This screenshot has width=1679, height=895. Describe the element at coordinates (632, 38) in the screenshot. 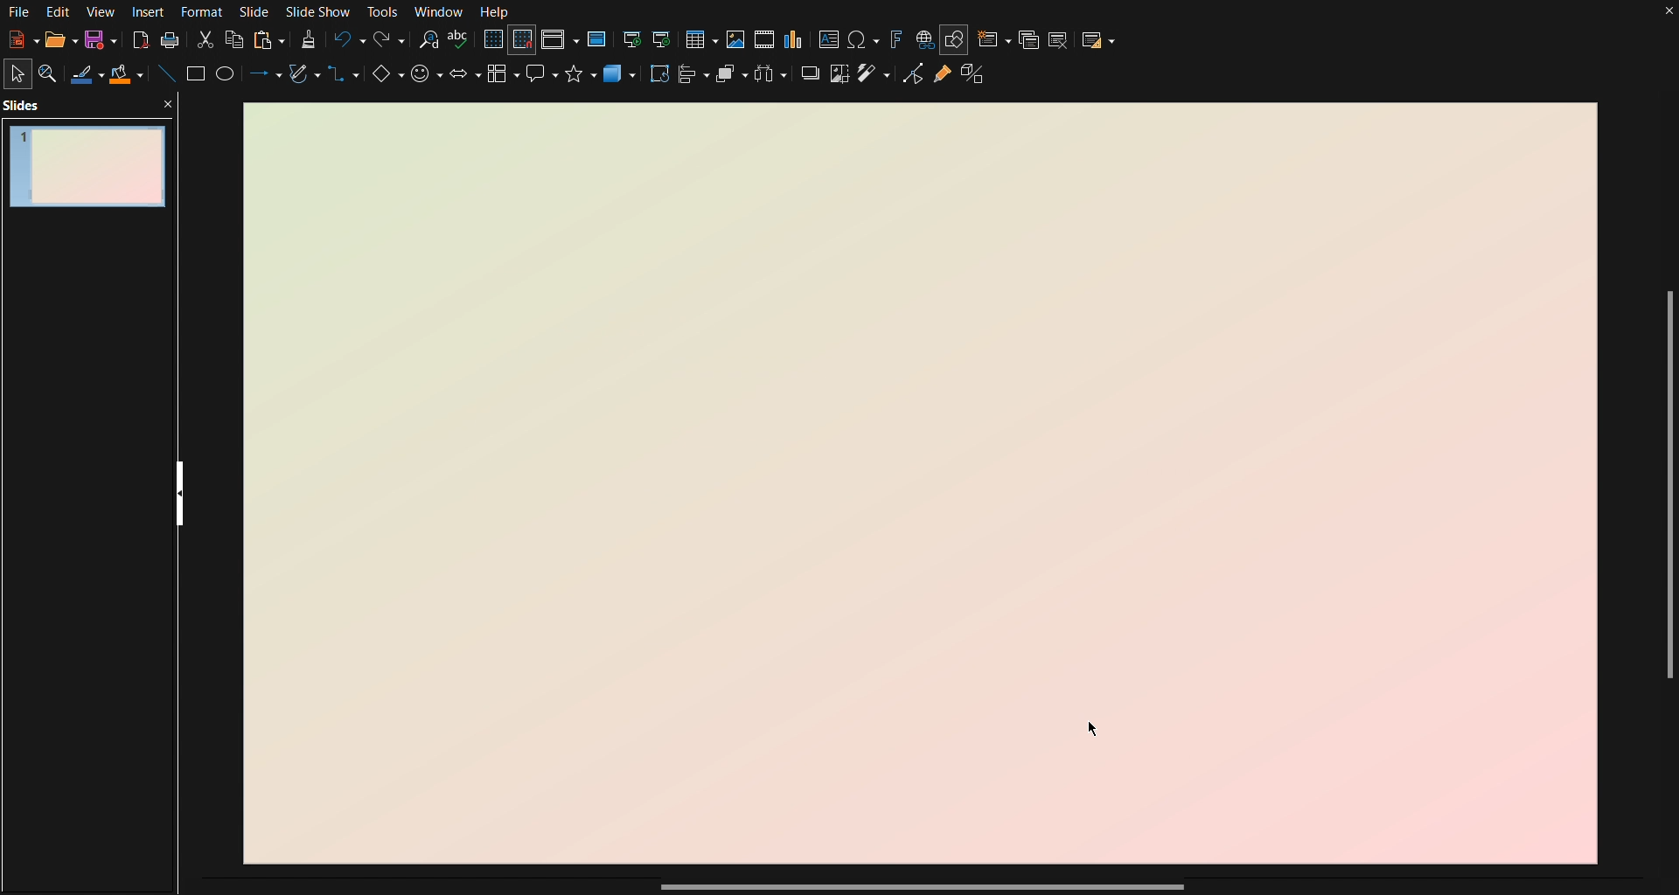

I see `Start from First Slide` at that location.